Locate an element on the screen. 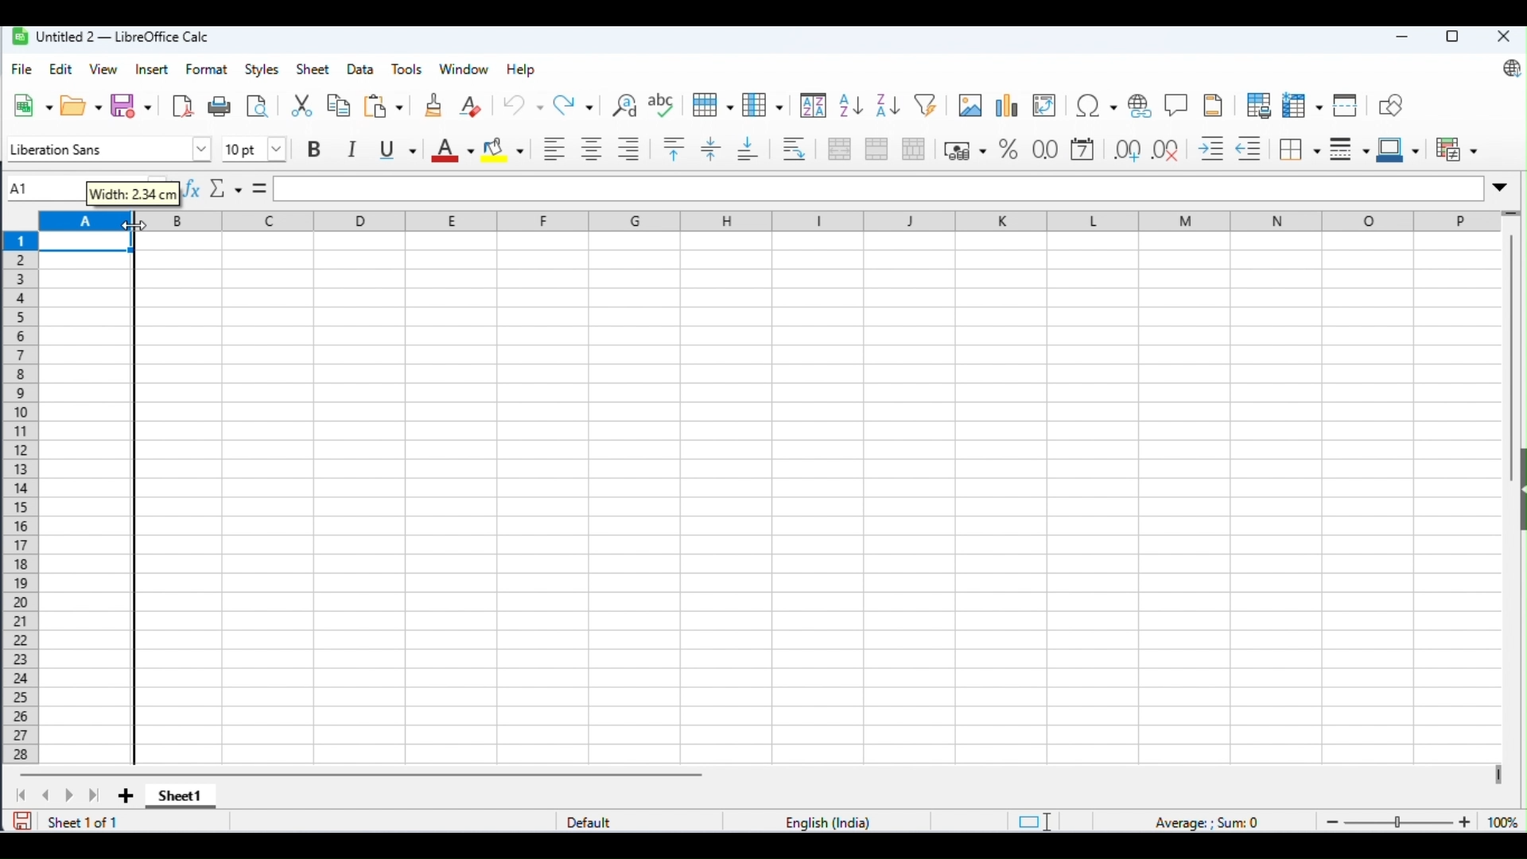 The height and width of the screenshot is (859, 1527). border style is located at coordinates (1350, 146).